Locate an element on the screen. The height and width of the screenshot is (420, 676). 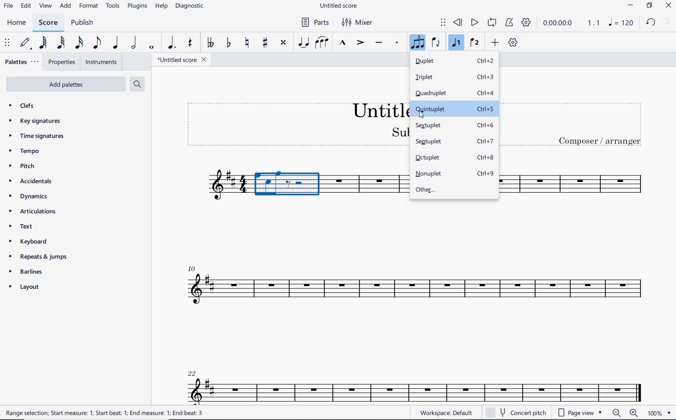
quadruplet is located at coordinates (455, 93).